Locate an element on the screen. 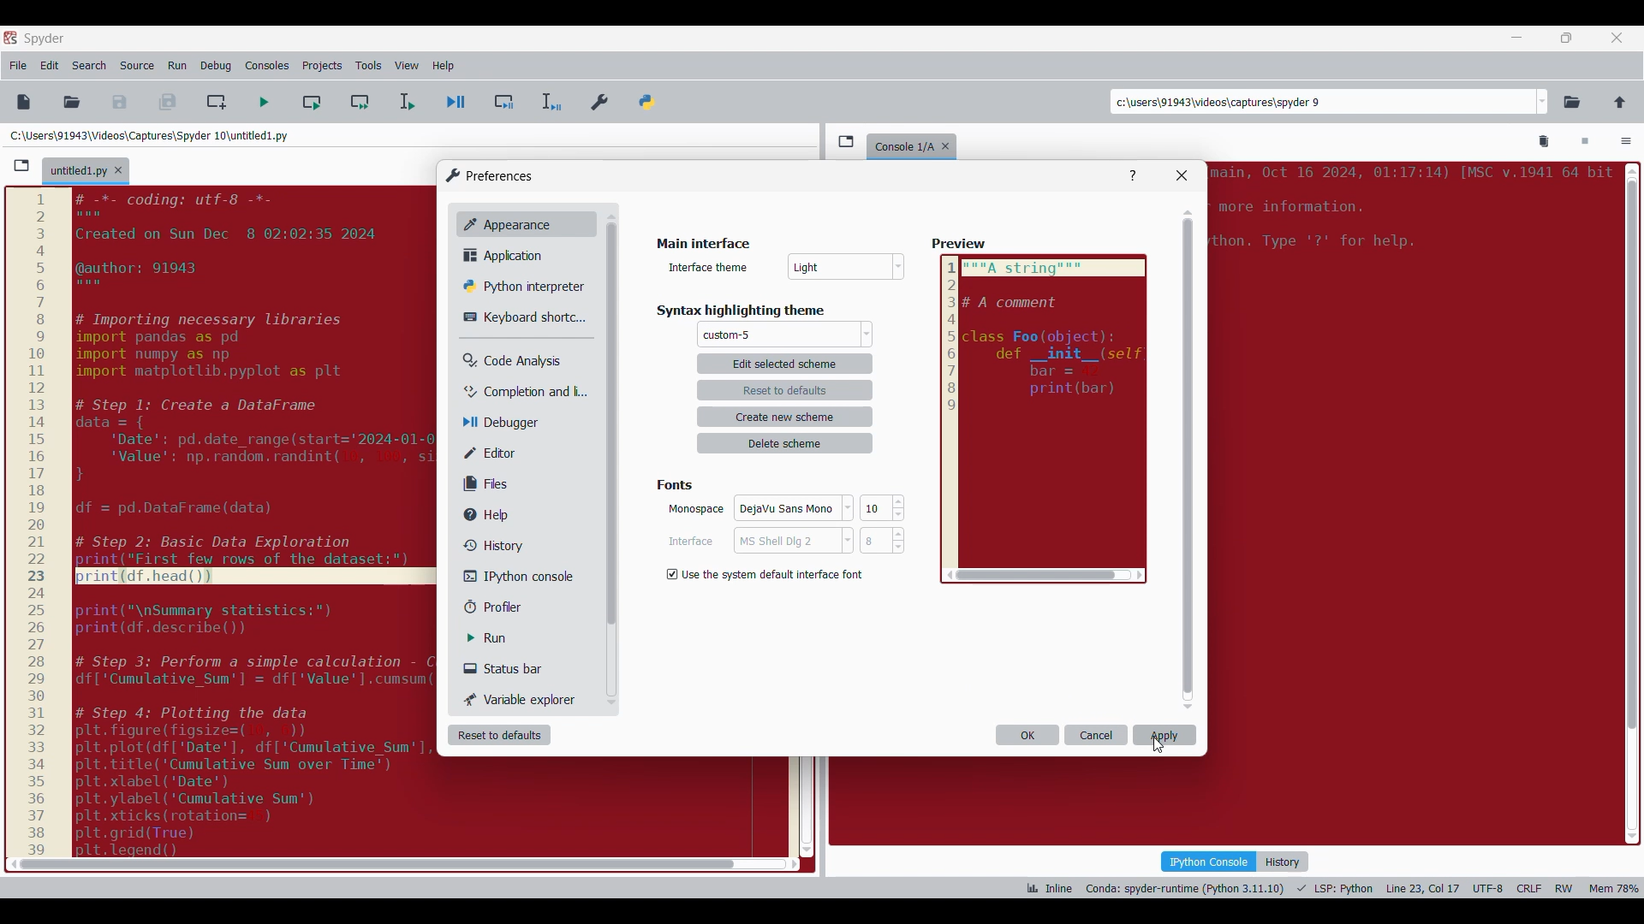 Image resolution: width=1644 pixels, height=924 pixels. reset to defaults is located at coordinates (785, 389).